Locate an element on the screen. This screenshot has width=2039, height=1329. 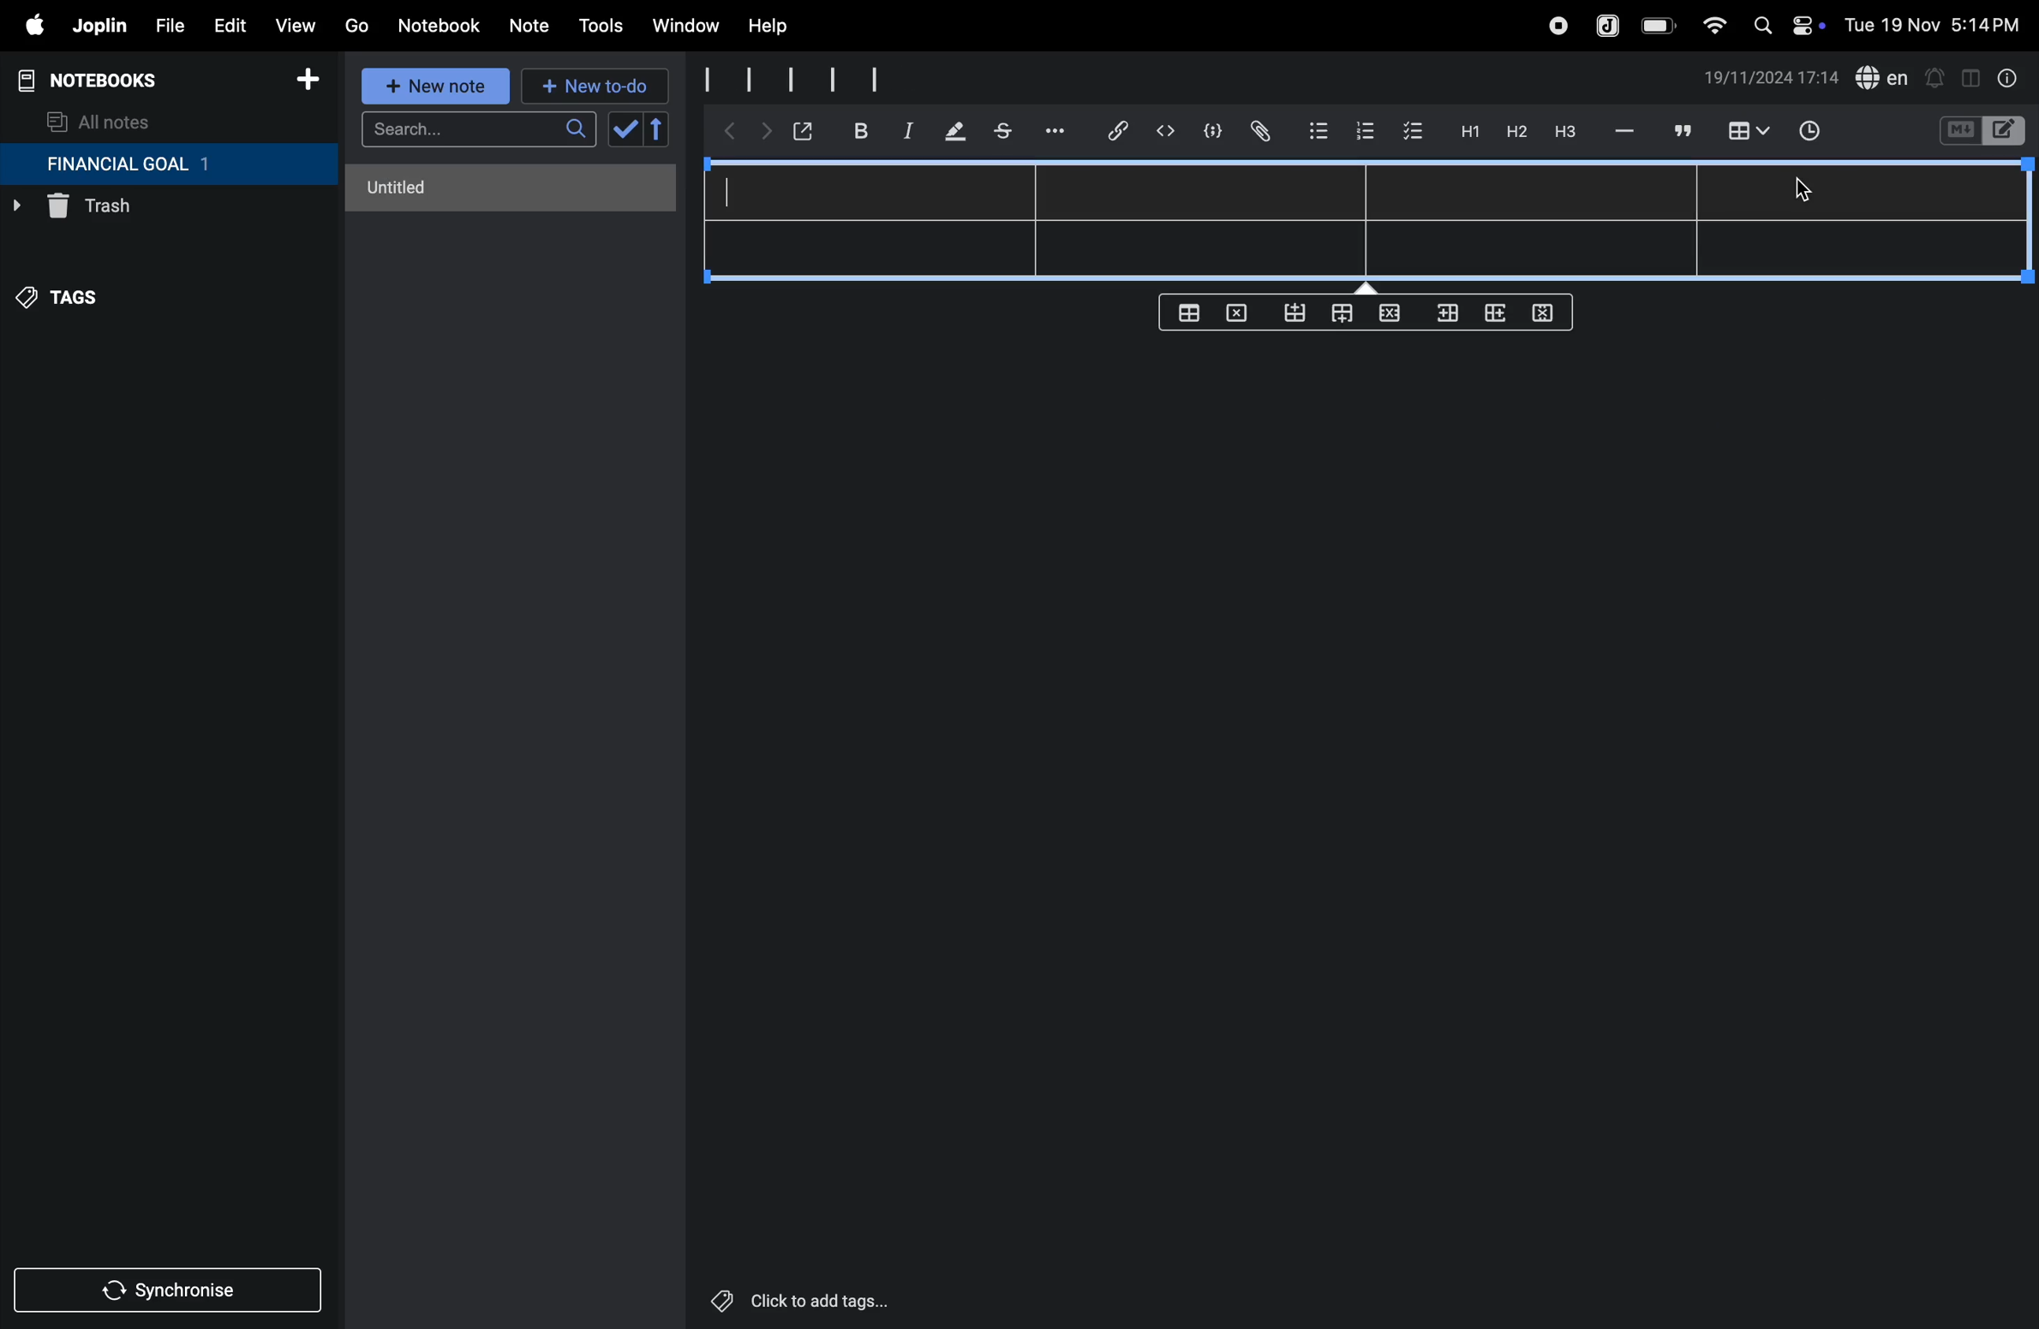
add is located at coordinates (308, 82).